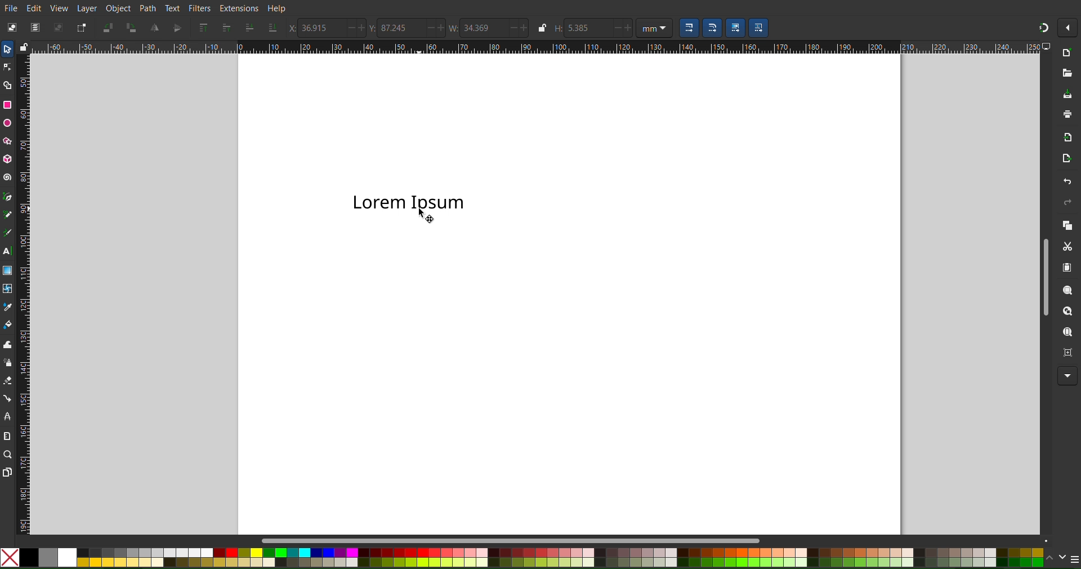 This screenshot has width=1081, height=569. Describe the element at coordinates (8, 362) in the screenshot. I see `Spray Tool` at that location.